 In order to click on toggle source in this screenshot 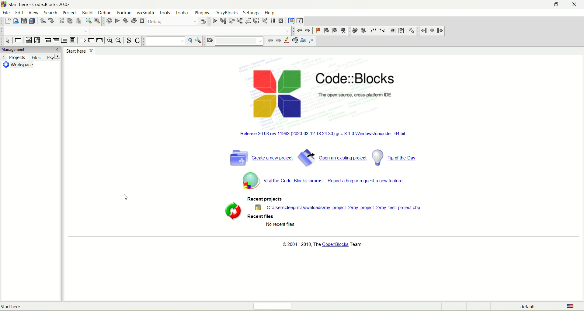, I will do `click(129, 40)`.